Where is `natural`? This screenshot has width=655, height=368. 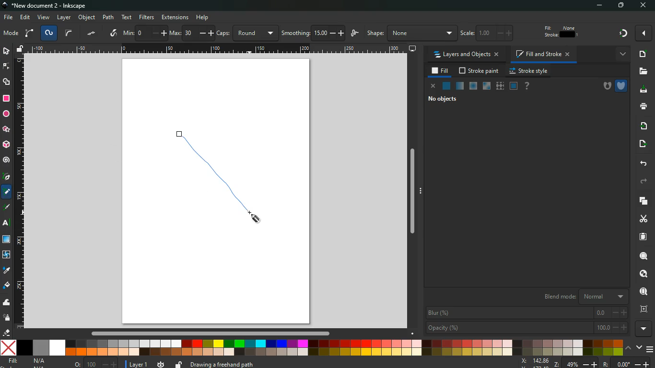 natural is located at coordinates (446, 85).